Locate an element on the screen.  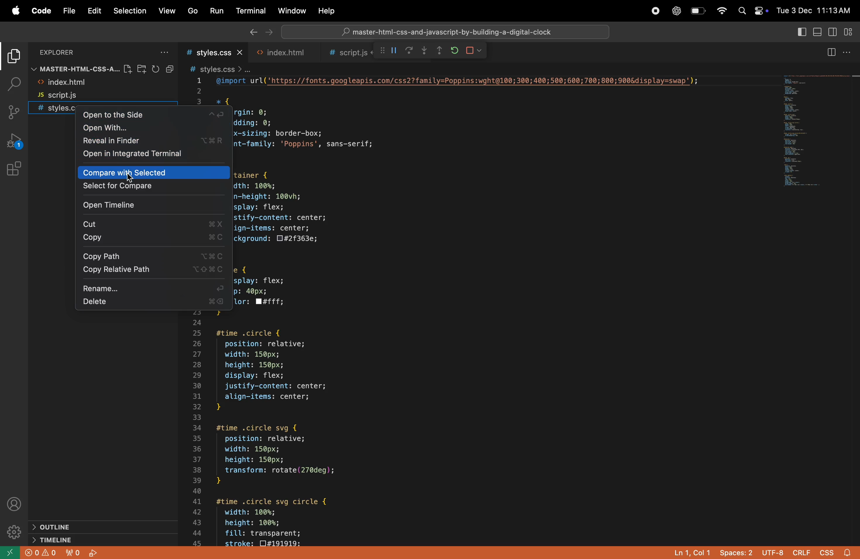
battery is located at coordinates (697, 10).